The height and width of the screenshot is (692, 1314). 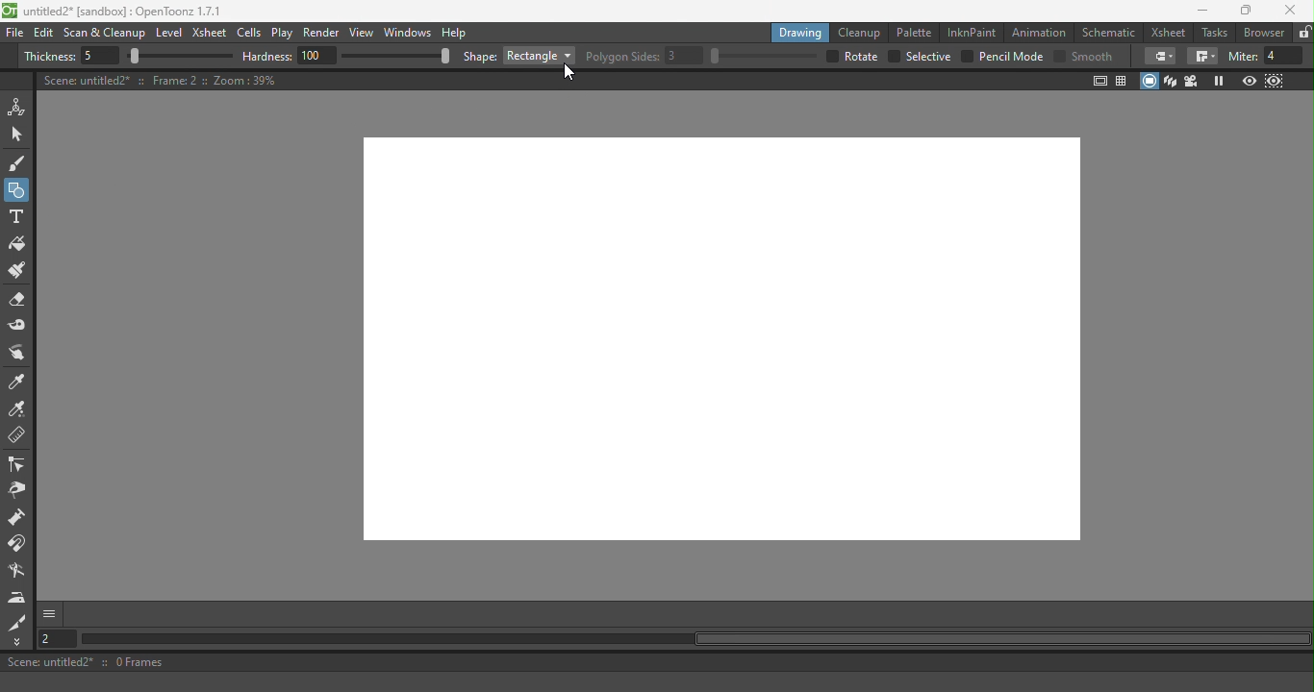 What do you see at coordinates (20, 573) in the screenshot?
I see `Blender tool` at bounding box center [20, 573].